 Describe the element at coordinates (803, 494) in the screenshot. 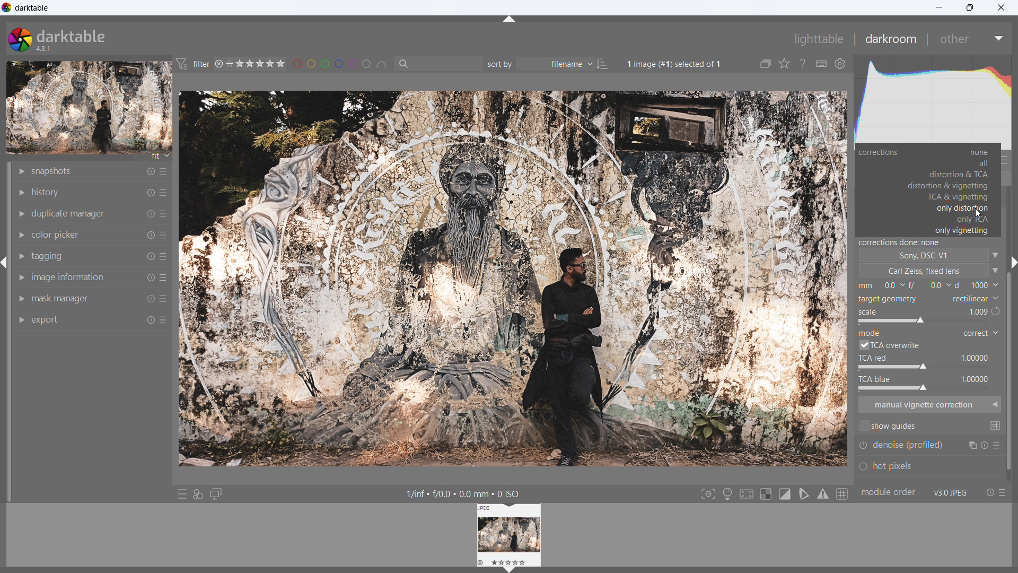

I see `toggle softproofing` at that location.